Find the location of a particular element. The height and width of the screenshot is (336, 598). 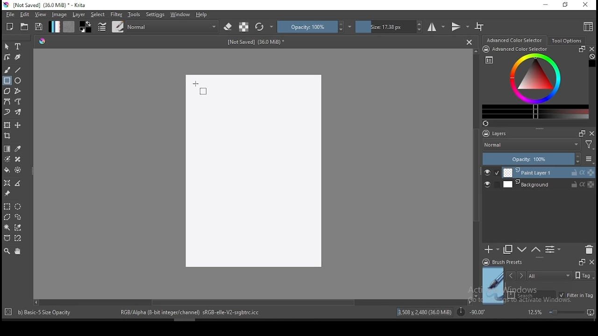

enclose and fill tool is located at coordinates (18, 170).